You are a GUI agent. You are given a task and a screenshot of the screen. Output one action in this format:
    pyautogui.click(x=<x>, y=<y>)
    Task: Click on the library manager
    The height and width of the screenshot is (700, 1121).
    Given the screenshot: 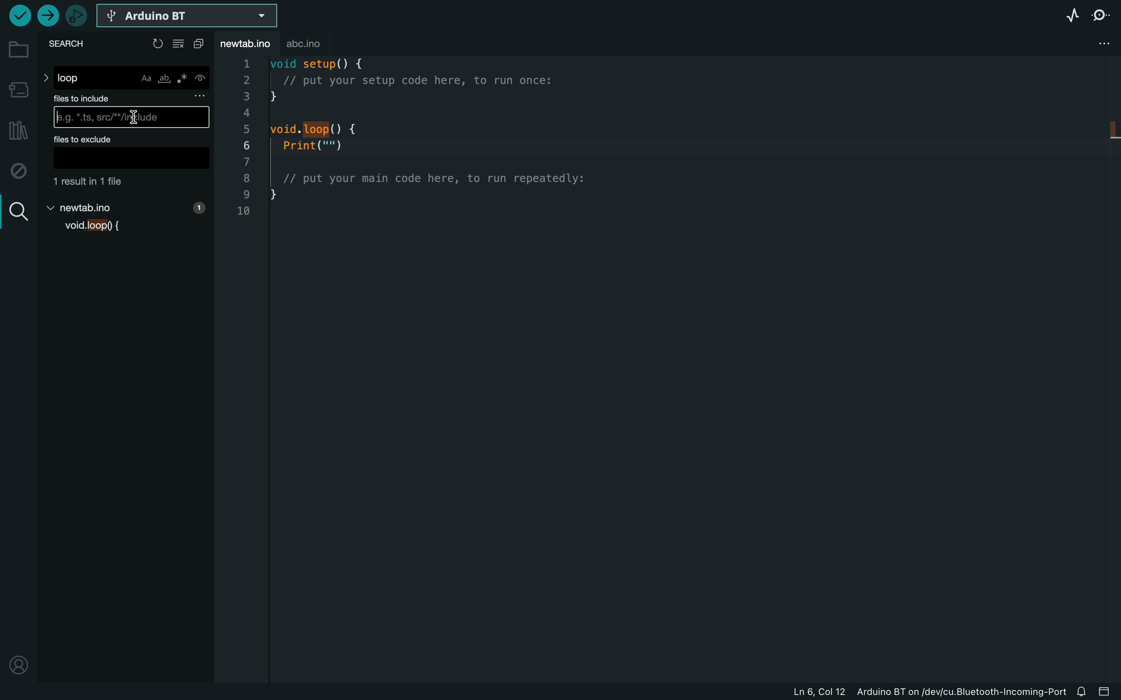 What is the action you would take?
    pyautogui.click(x=16, y=132)
    